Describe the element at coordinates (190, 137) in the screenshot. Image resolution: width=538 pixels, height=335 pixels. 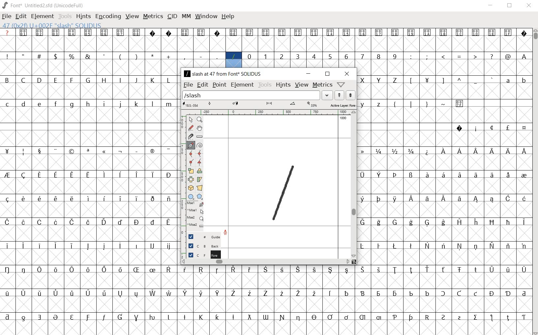
I see `cut splines in two` at that location.